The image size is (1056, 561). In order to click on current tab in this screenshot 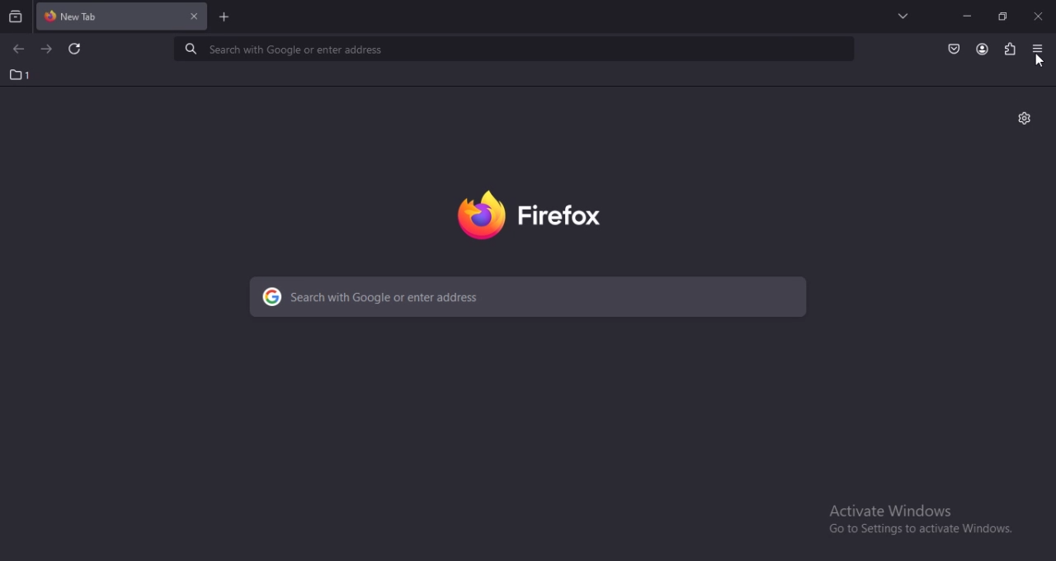, I will do `click(79, 17)`.